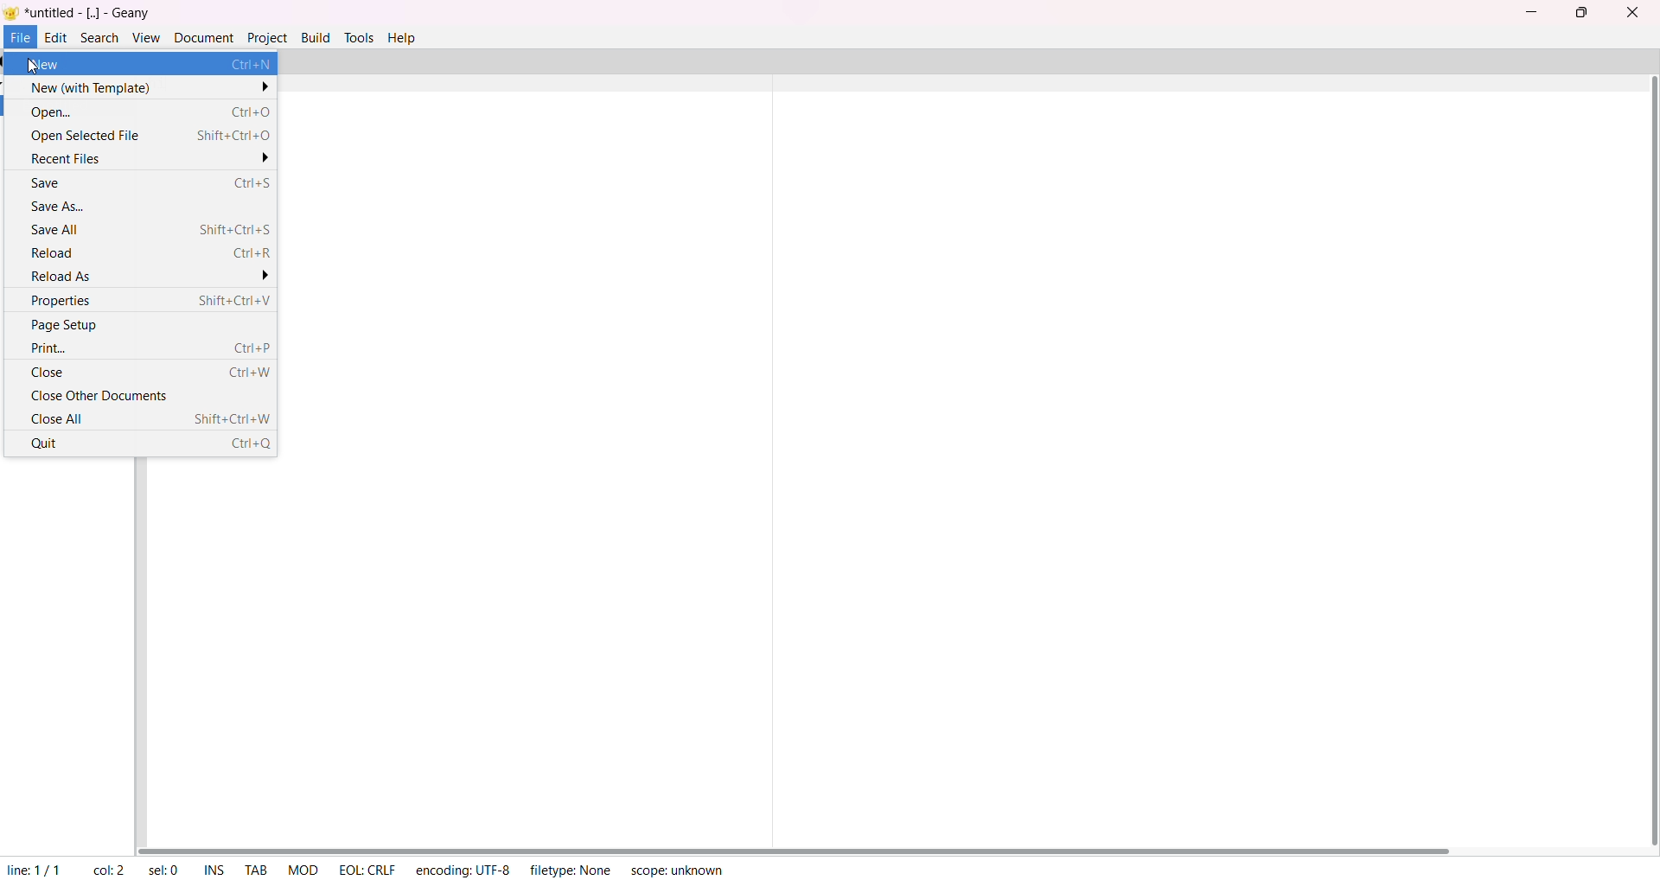  Describe the element at coordinates (150, 180) in the screenshot. I see `save Ctrl+s` at that location.